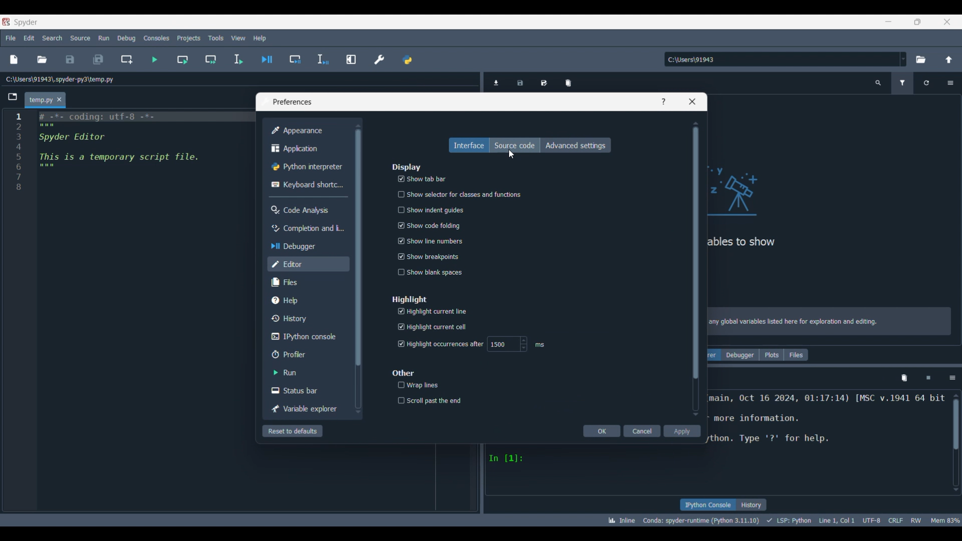 The width and height of the screenshot is (962, 541). What do you see at coordinates (515, 145) in the screenshot?
I see `Source code` at bounding box center [515, 145].